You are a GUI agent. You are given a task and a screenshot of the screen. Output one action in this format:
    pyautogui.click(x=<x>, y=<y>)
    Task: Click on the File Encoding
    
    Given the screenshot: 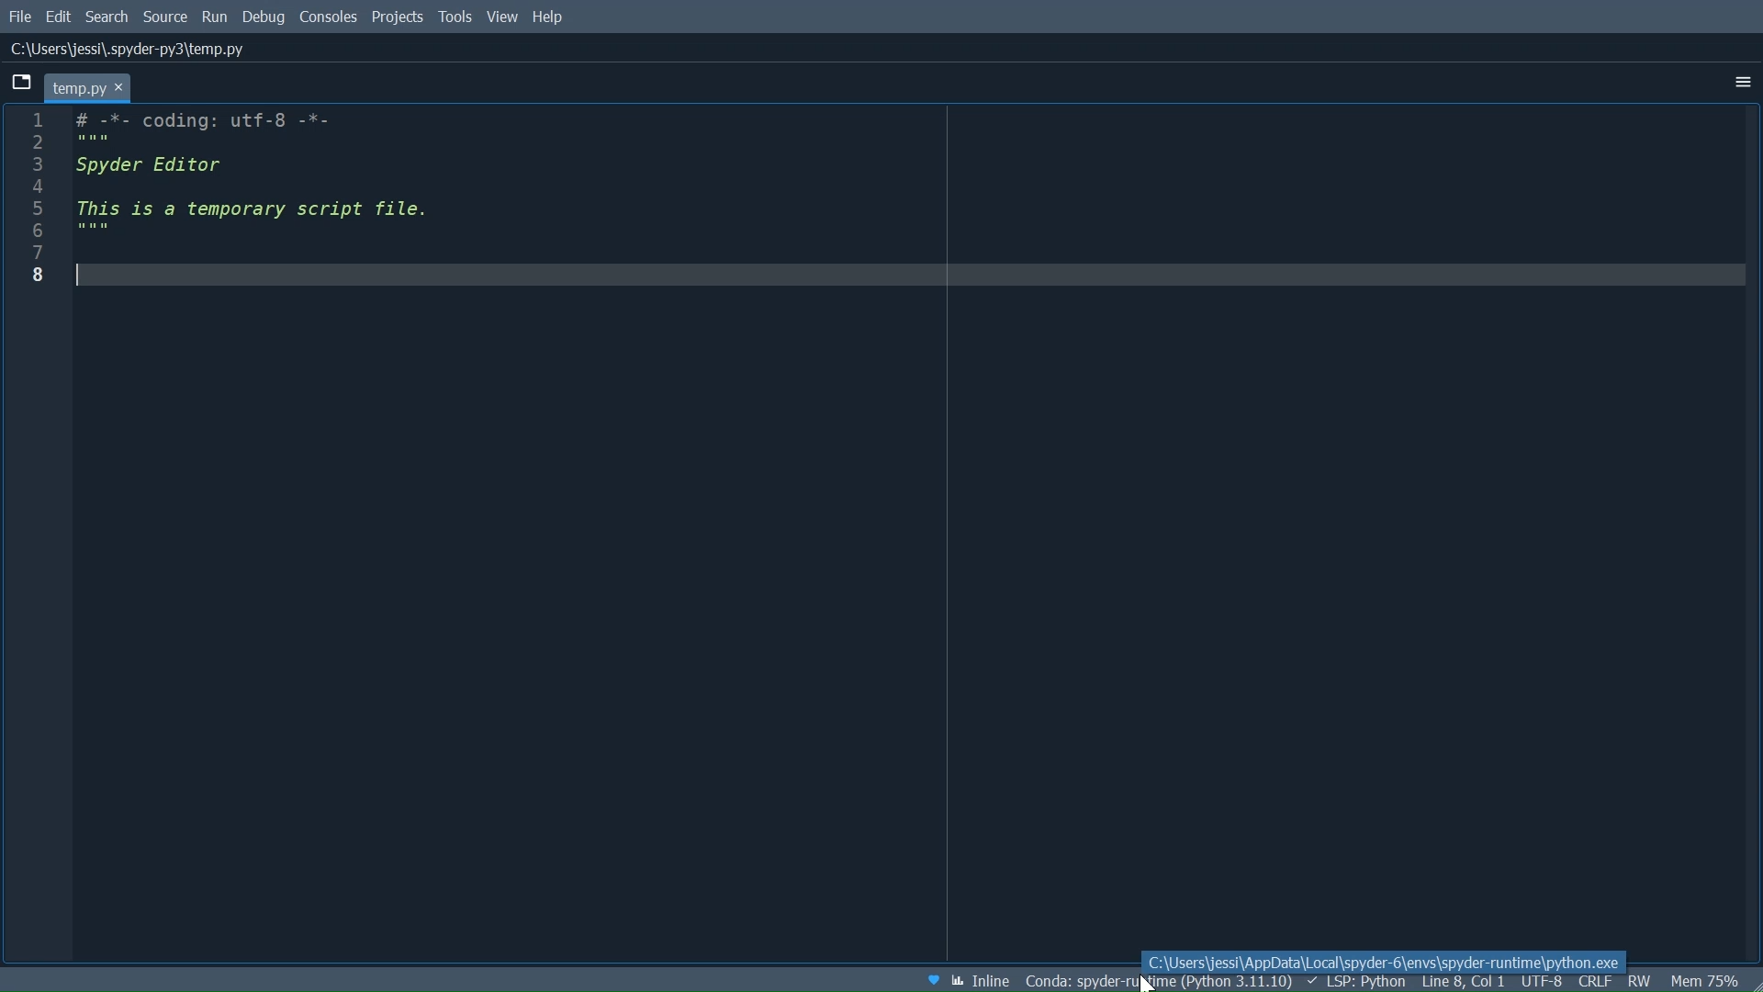 What is the action you would take?
    pyautogui.click(x=1540, y=981)
    